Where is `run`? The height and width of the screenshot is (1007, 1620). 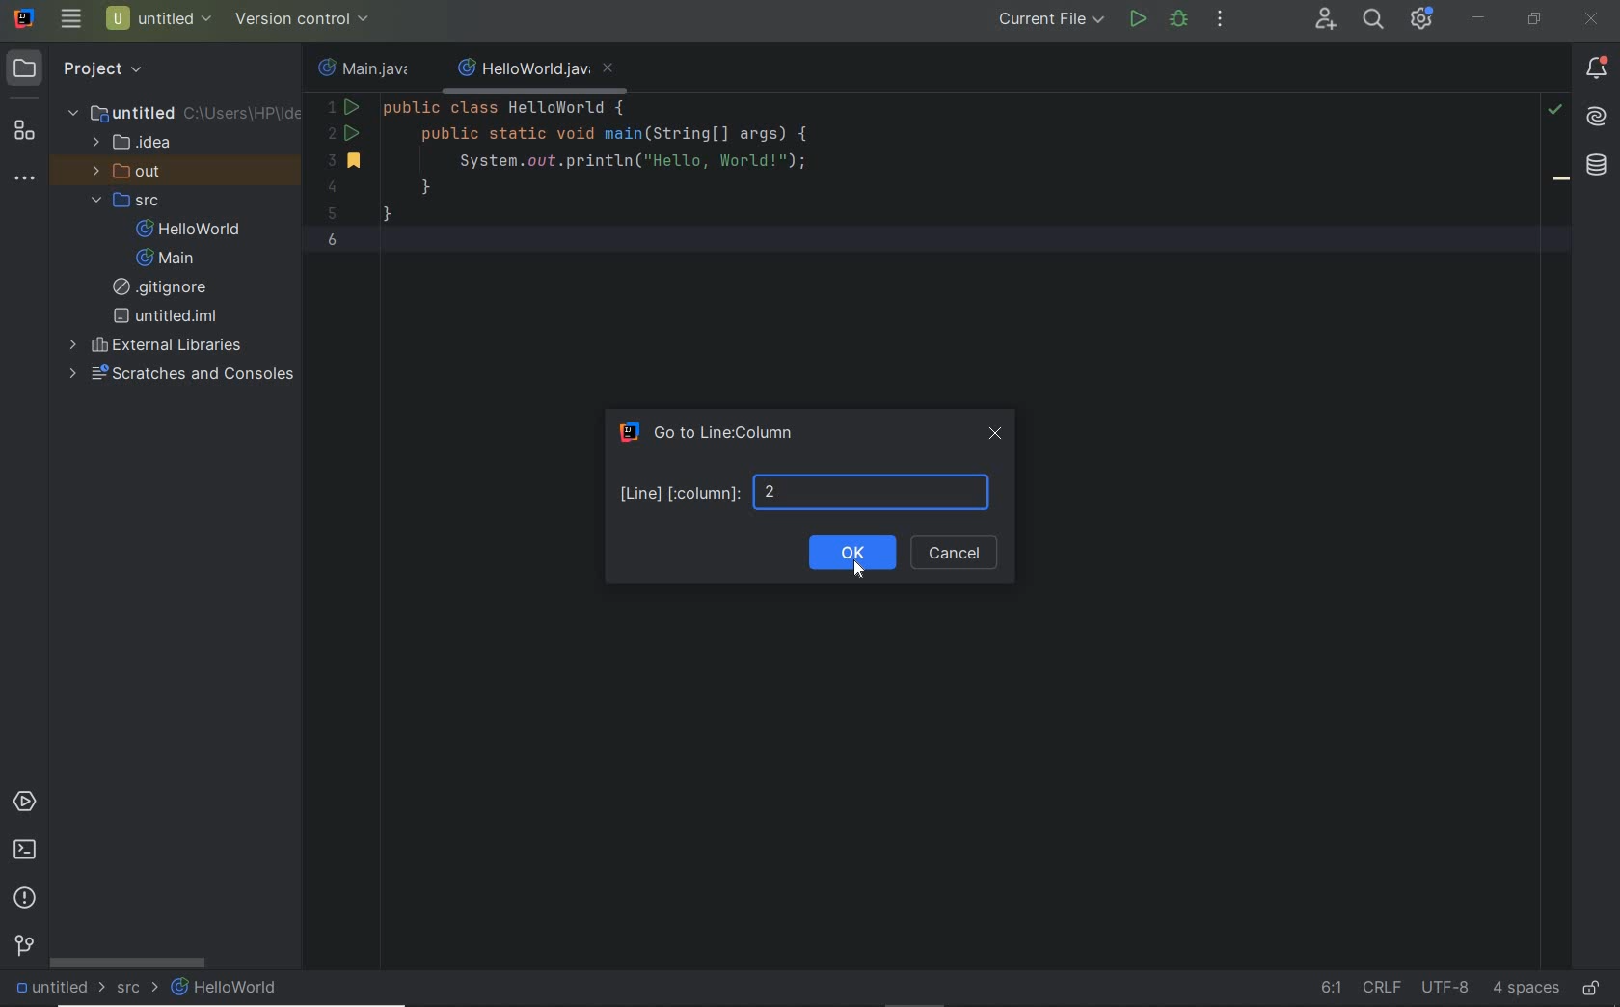
run is located at coordinates (1138, 19).